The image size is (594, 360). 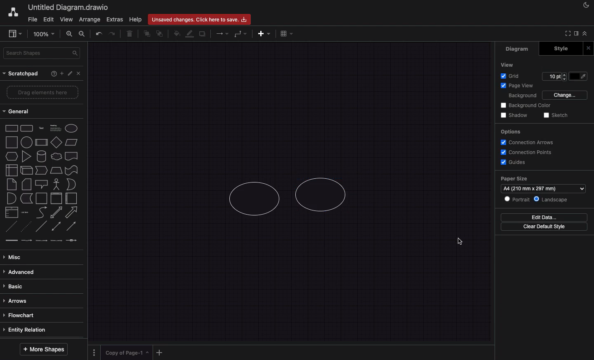 I want to click on connection, so click(x=221, y=34).